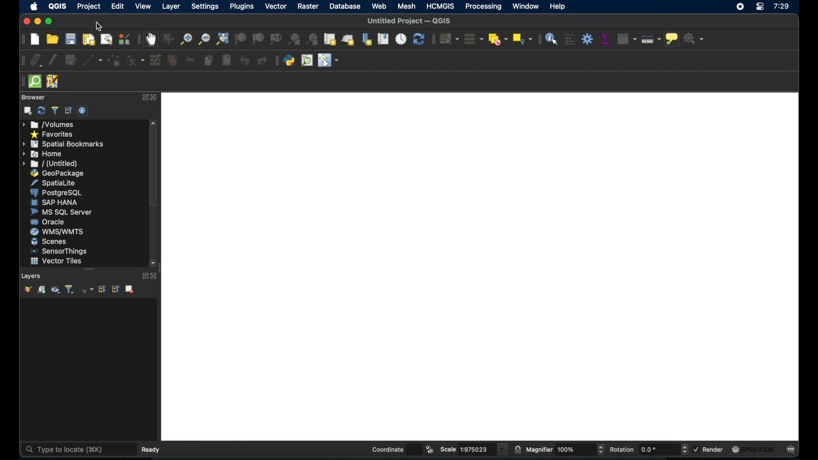 The image size is (818, 460). I want to click on copy features, so click(208, 61).